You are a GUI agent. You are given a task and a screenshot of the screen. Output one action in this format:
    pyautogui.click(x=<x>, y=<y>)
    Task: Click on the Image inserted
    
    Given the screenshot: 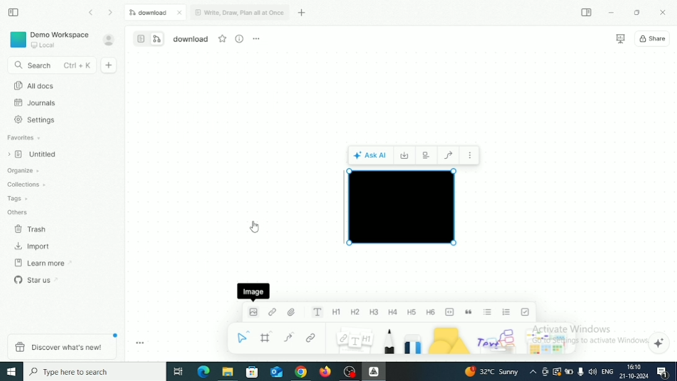 What is the action you would take?
    pyautogui.click(x=402, y=207)
    